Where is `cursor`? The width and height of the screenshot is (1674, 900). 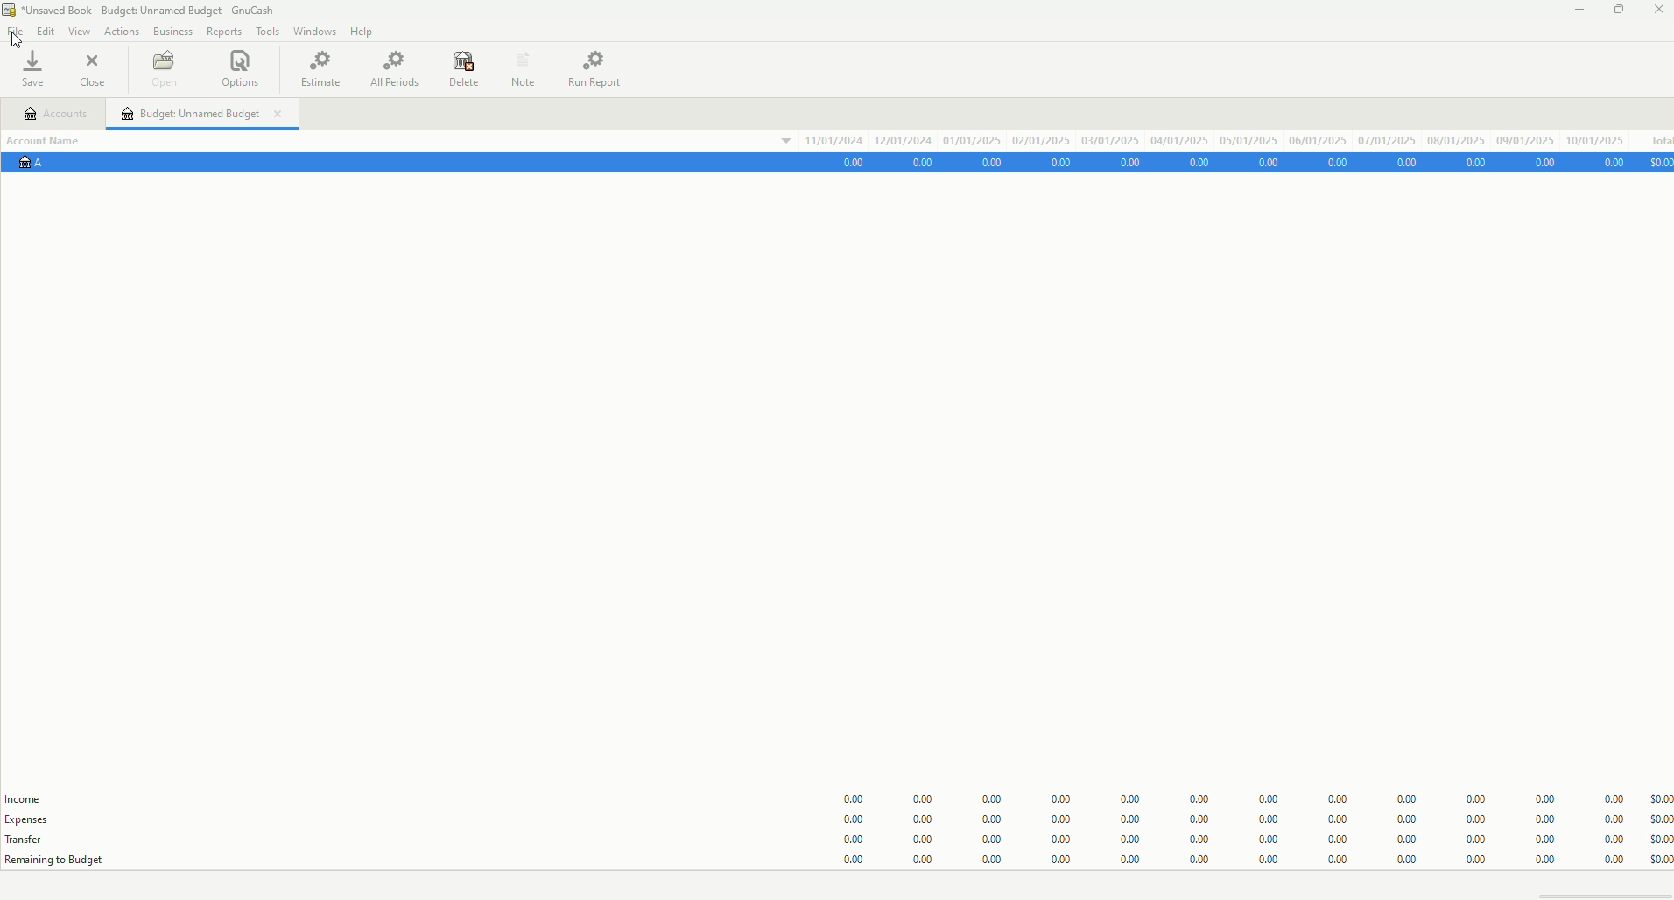 cursor is located at coordinates (21, 39).